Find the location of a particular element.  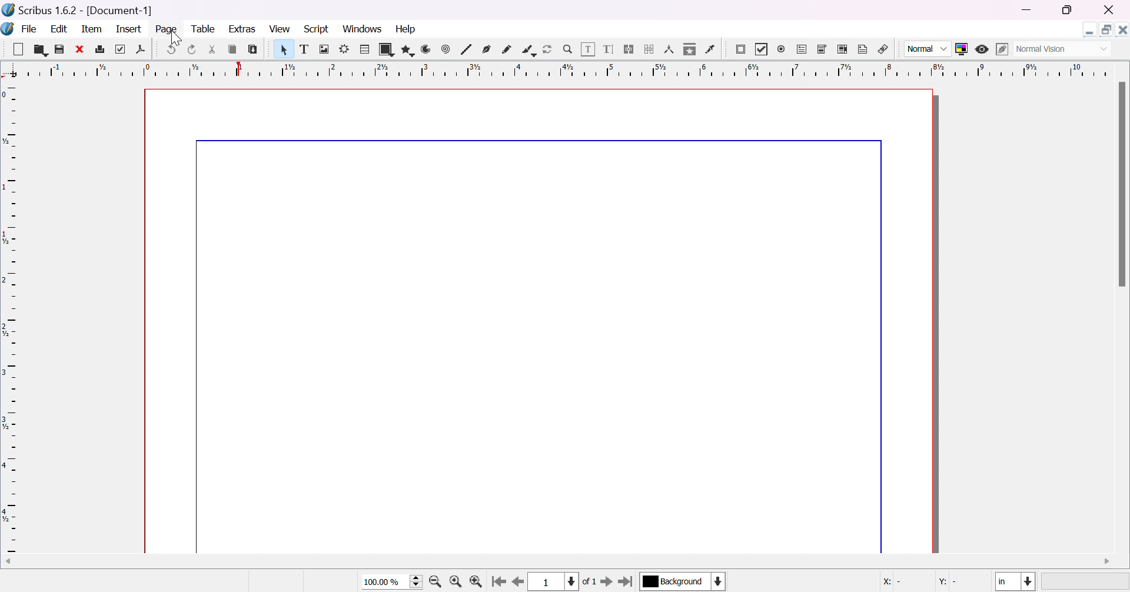

link annotation is located at coordinates (885, 50).